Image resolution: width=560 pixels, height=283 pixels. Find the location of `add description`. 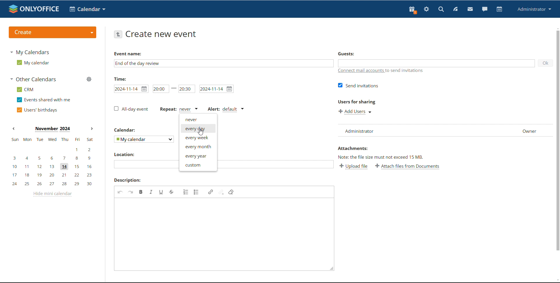

add description is located at coordinates (224, 234).